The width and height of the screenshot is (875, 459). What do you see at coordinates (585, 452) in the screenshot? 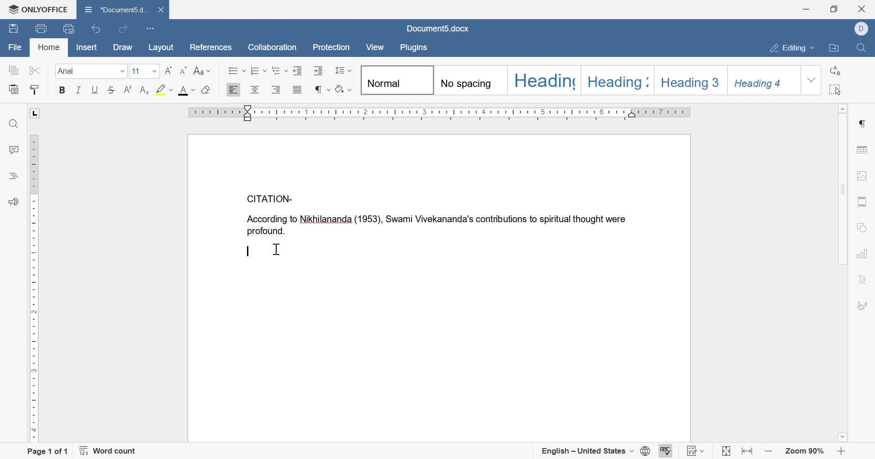
I see `english - united states` at bounding box center [585, 452].